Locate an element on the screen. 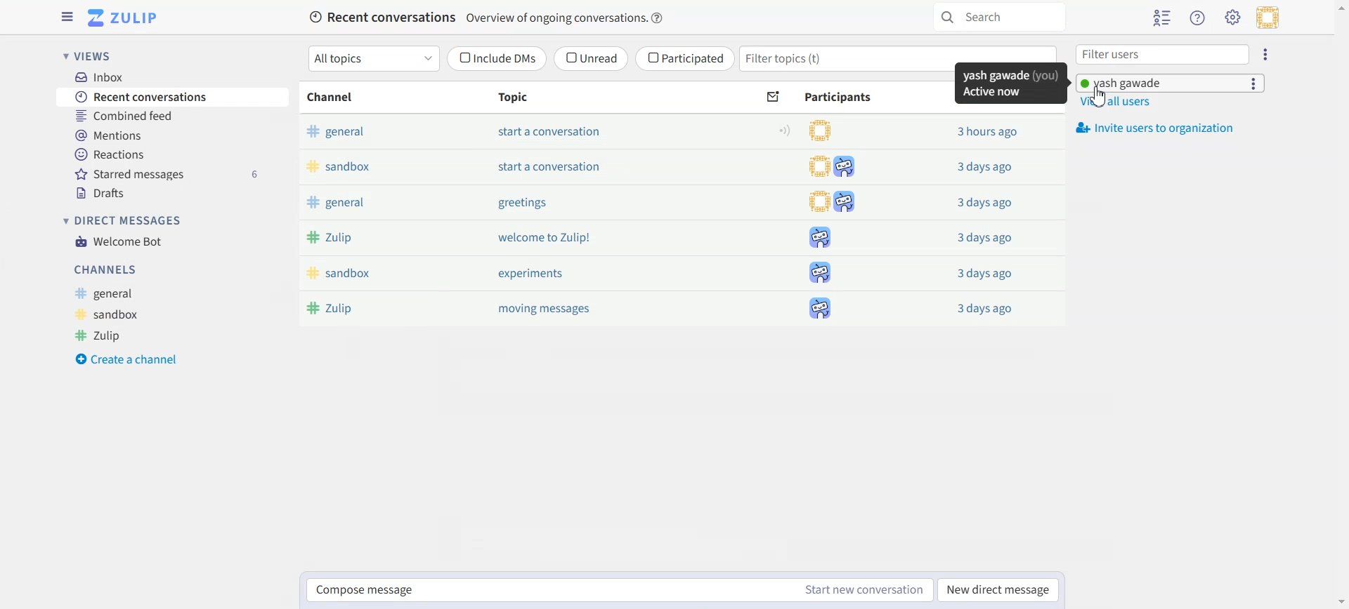 This screenshot has height=609, width=1349. Drafts is located at coordinates (104, 194).